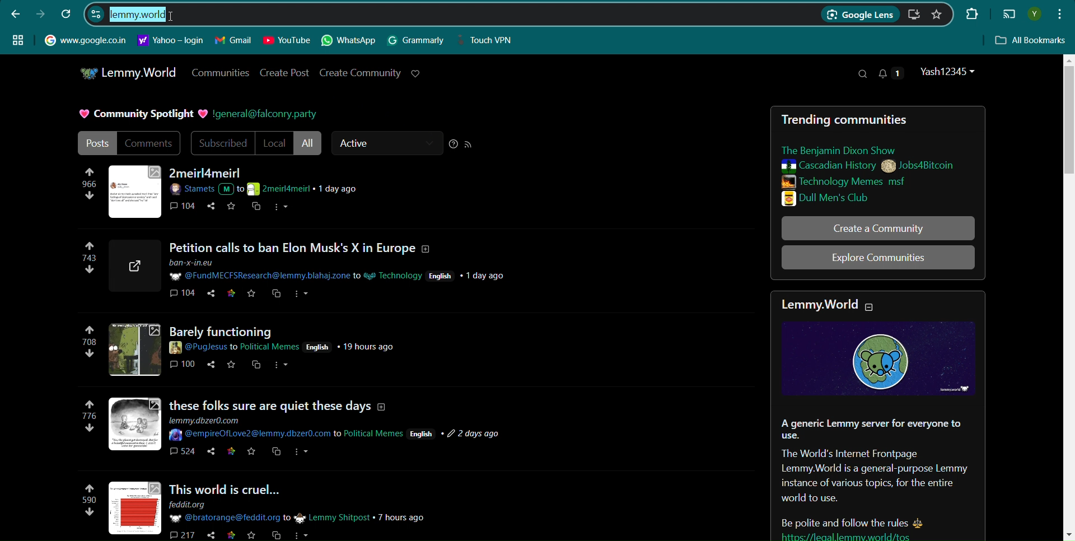 The image size is (1075, 541). Describe the element at coordinates (1061, 13) in the screenshot. I see `Customize and control google chrome` at that location.